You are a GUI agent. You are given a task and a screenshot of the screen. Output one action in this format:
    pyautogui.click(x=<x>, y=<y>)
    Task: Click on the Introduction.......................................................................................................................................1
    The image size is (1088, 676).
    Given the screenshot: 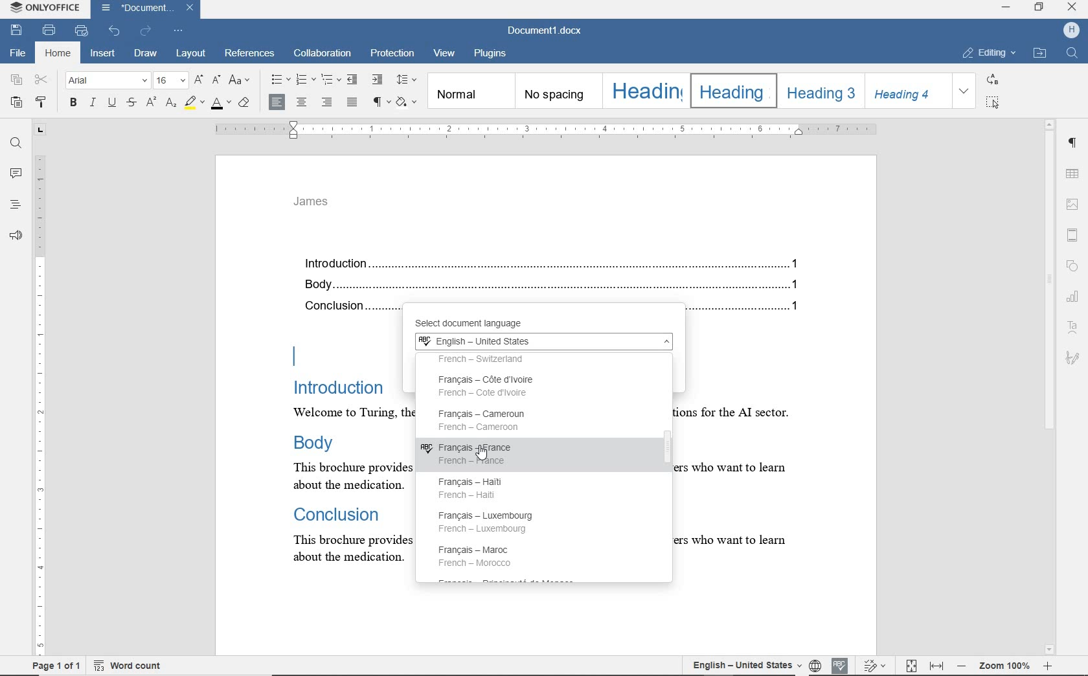 What is the action you would take?
    pyautogui.click(x=556, y=265)
    